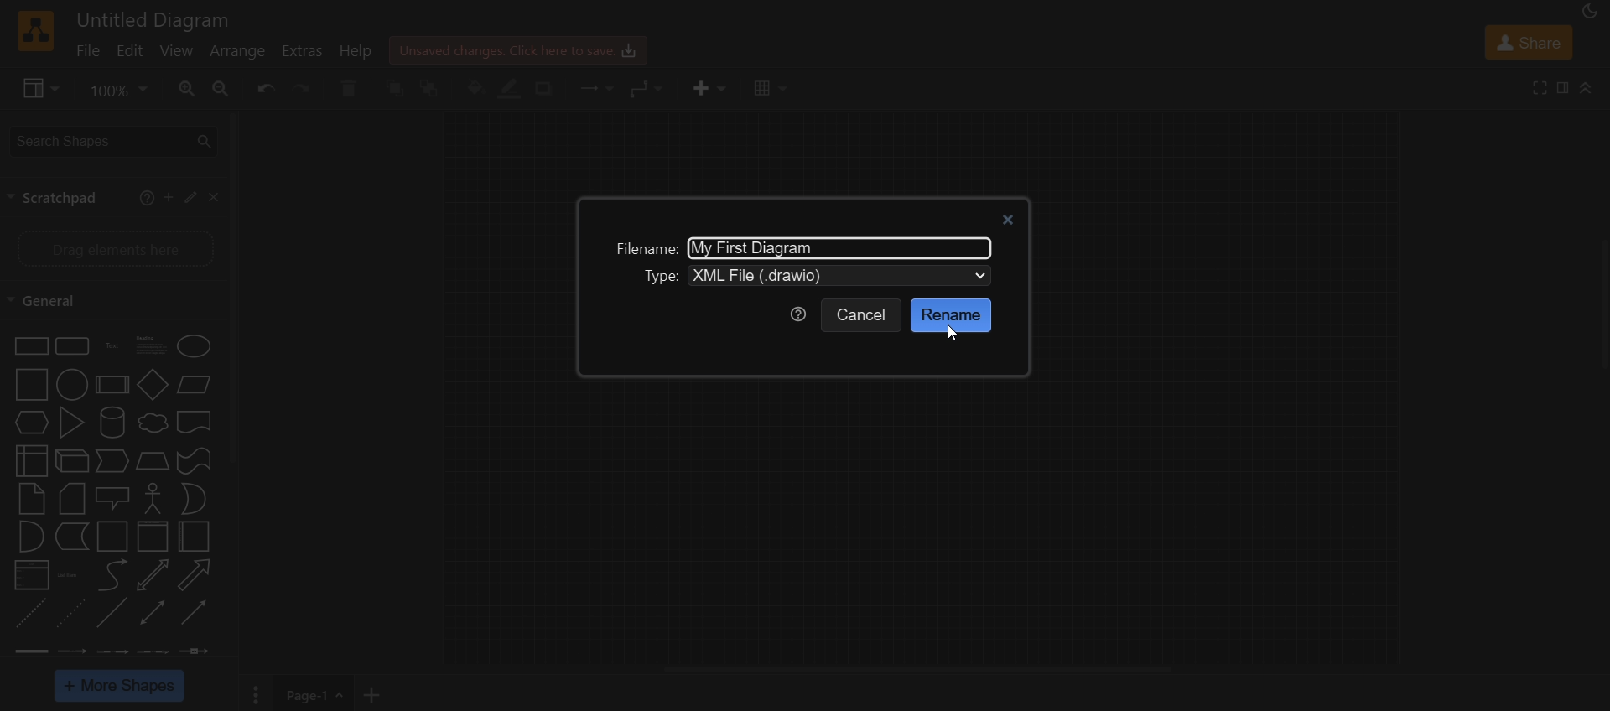 The height and width of the screenshot is (711, 1610). I want to click on view, so click(36, 88).